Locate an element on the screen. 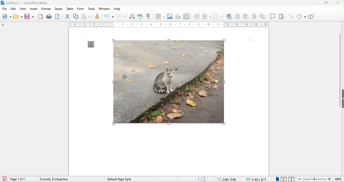 The image size is (344, 182). print preview is located at coordinates (58, 16).